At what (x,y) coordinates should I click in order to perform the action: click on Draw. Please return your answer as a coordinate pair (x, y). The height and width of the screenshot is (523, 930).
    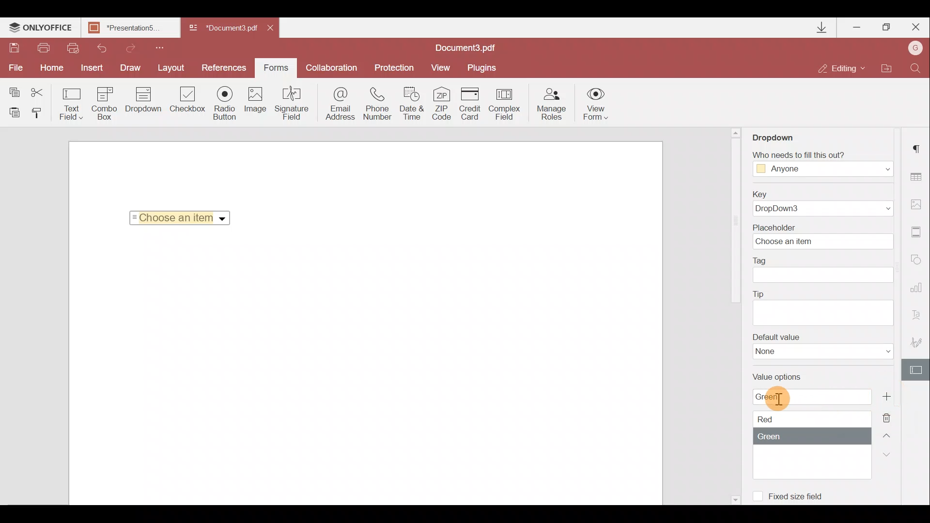
    Looking at the image, I should click on (133, 68).